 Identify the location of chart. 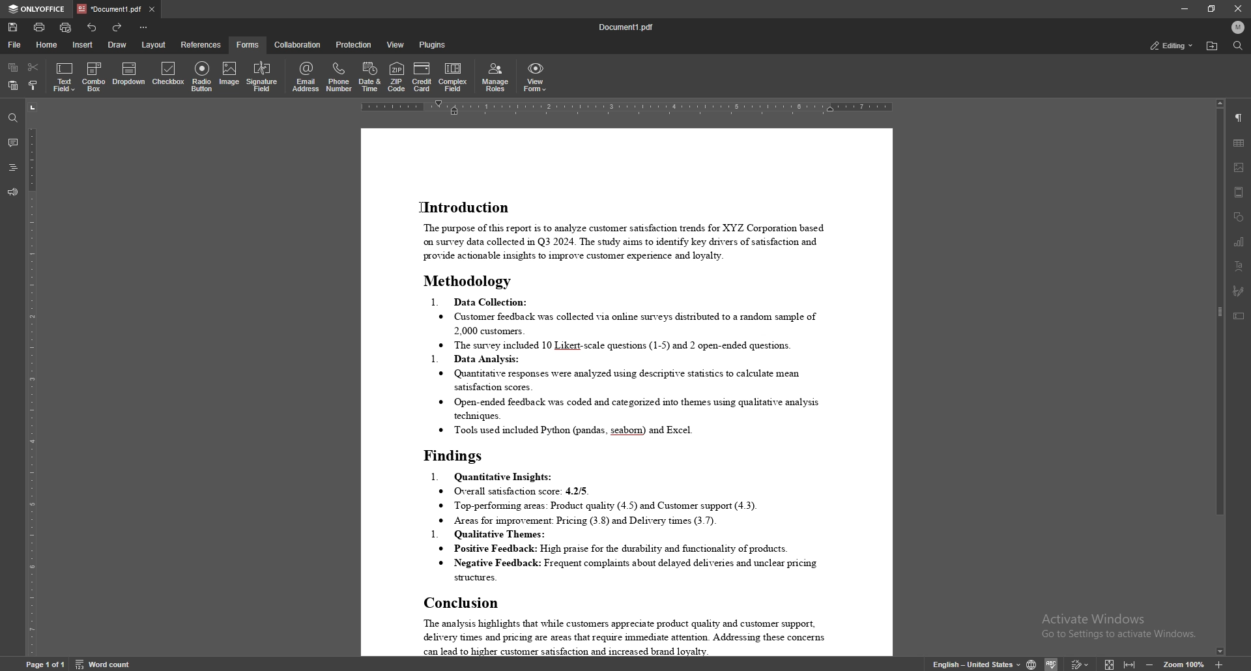
(1241, 241).